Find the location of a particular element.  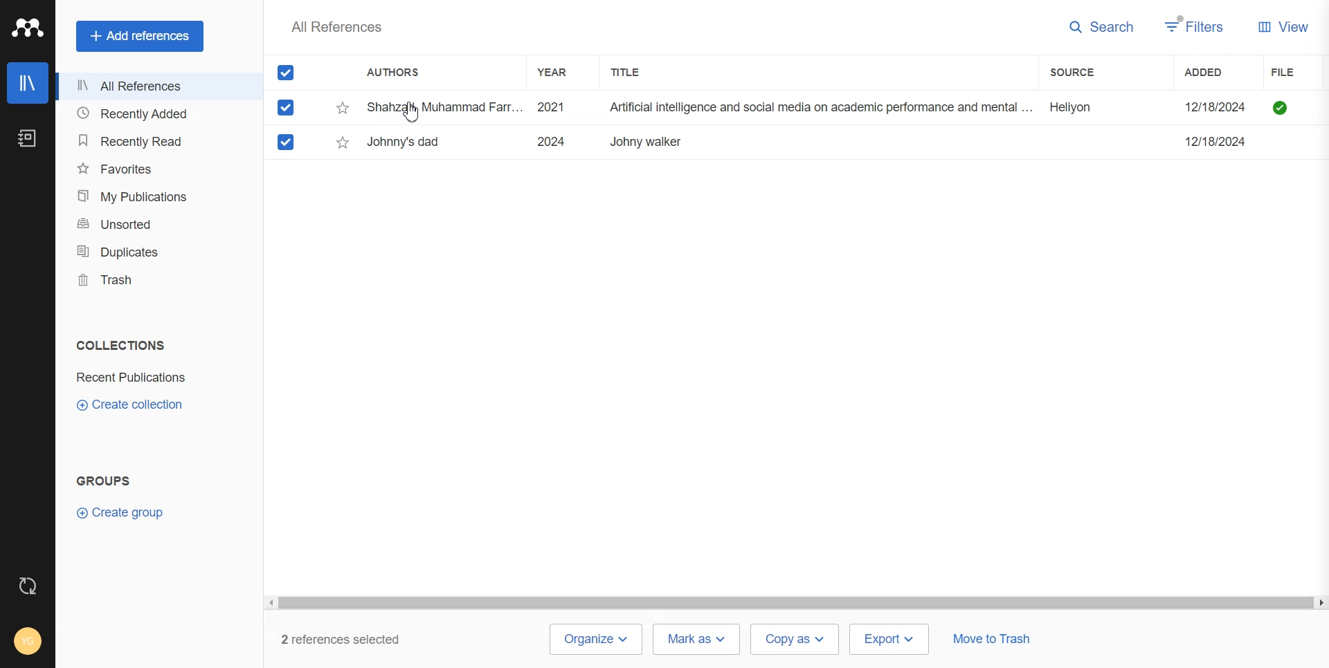

Duplicates is located at coordinates (154, 252).